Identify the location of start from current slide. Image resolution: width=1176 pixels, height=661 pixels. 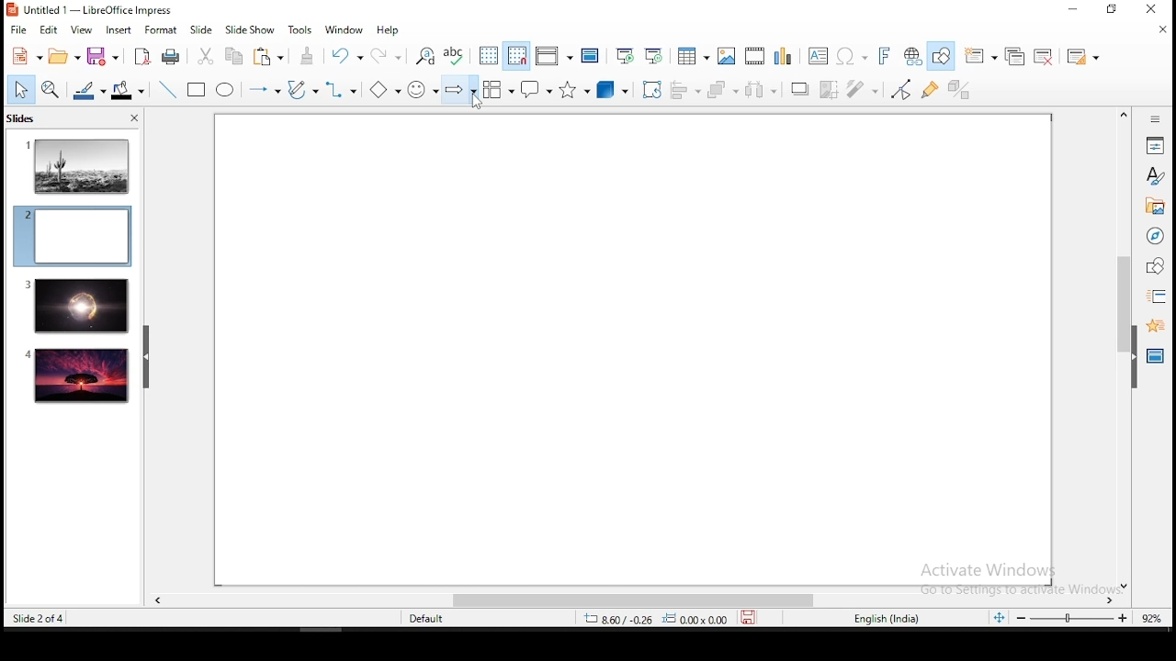
(655, 55).